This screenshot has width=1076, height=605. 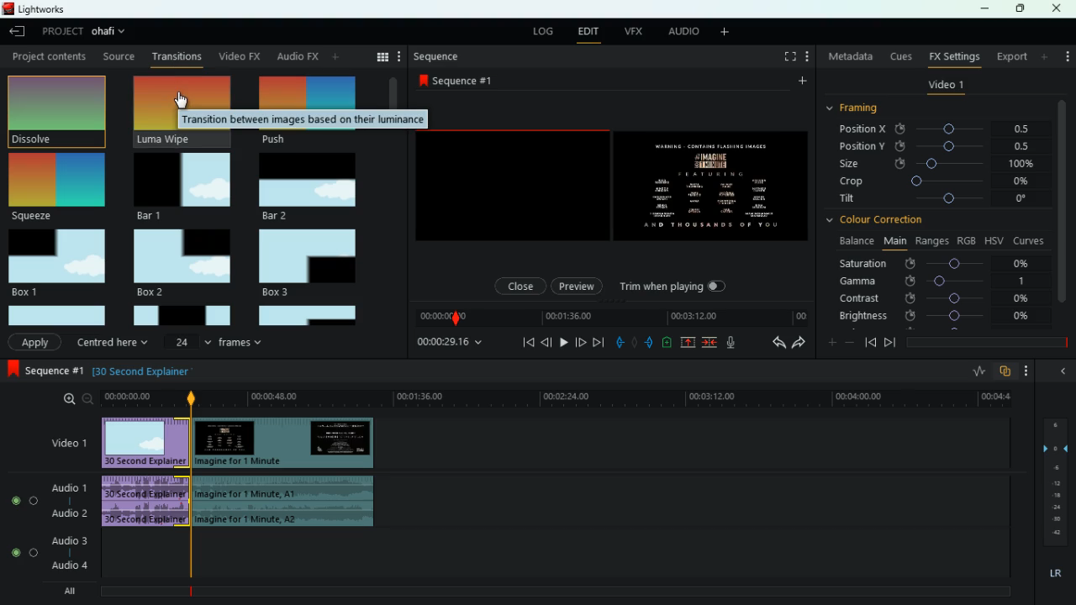 What do you see at coordinates (438, 56) in the screenshot?
I see `sequence` at bounding box center [438, 56].